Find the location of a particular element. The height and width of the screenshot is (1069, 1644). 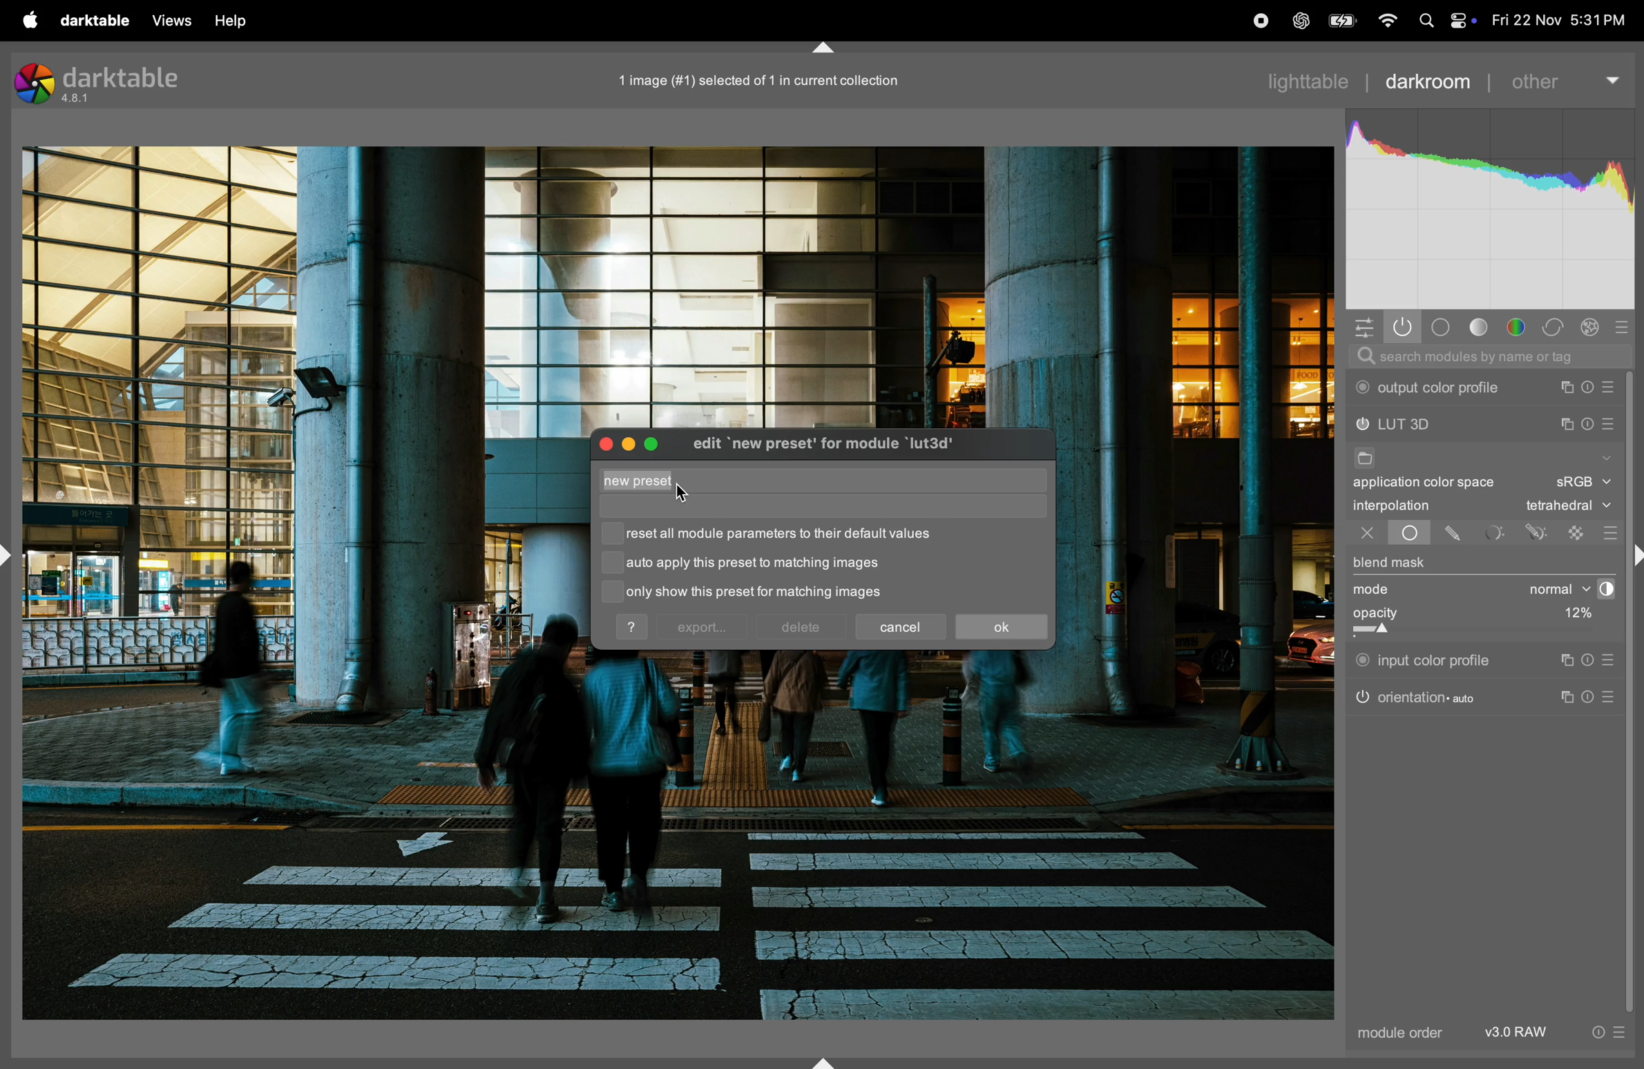

color is located at coordinates (1520, 328).